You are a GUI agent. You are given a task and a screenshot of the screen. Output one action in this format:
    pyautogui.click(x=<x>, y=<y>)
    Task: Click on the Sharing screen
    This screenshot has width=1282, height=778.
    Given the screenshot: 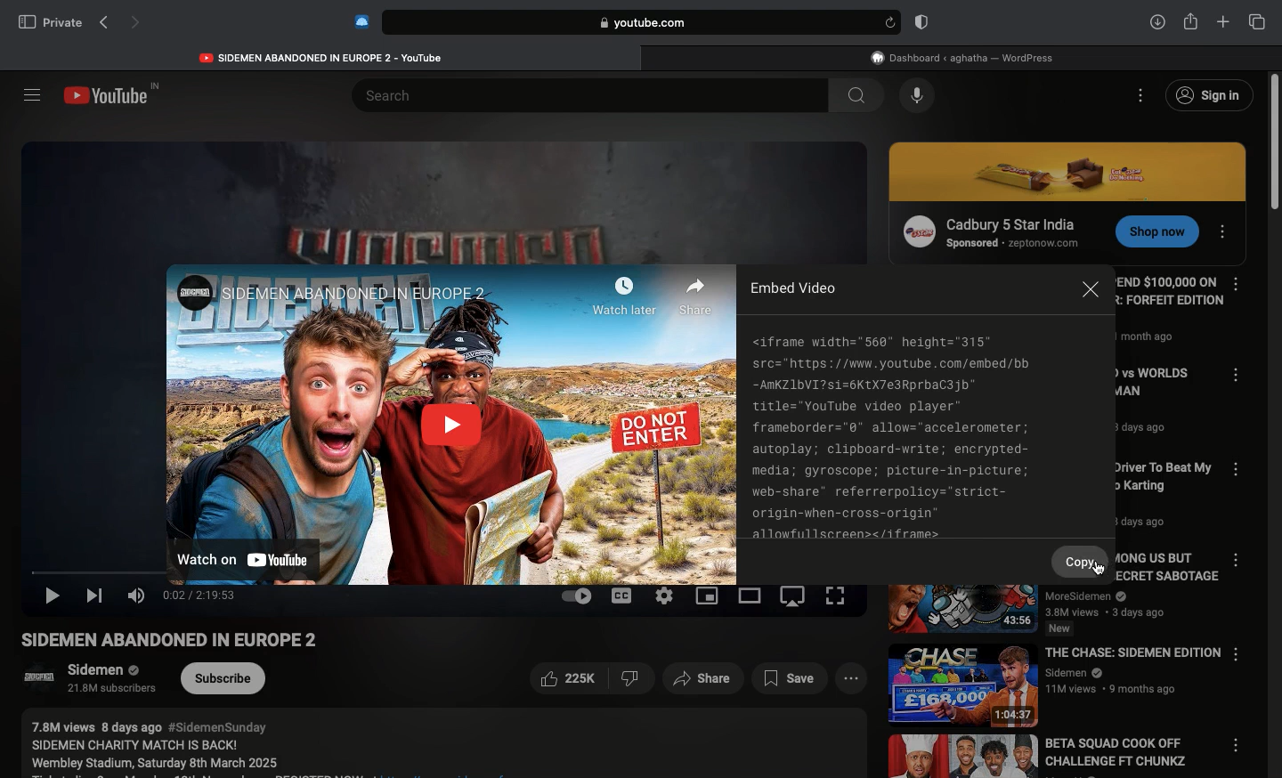 What is the action you would take?
    pyautogui.click(x=710, y=596)
    